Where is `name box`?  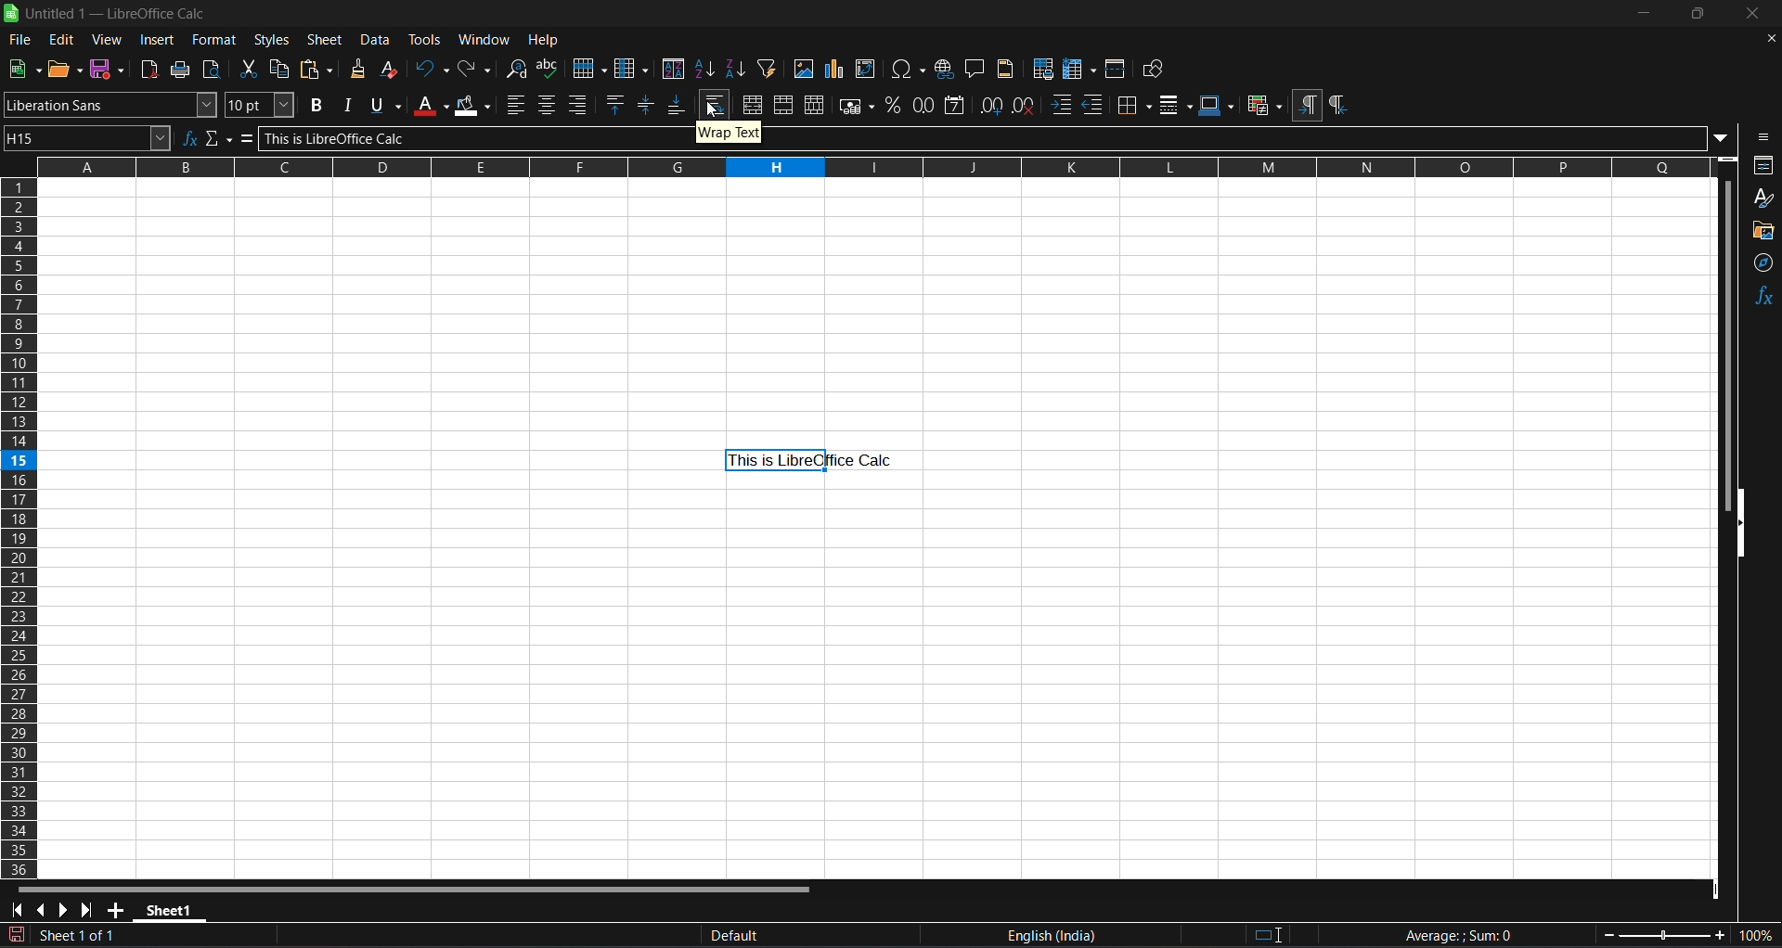
name box is located at coordinates (88, 138).